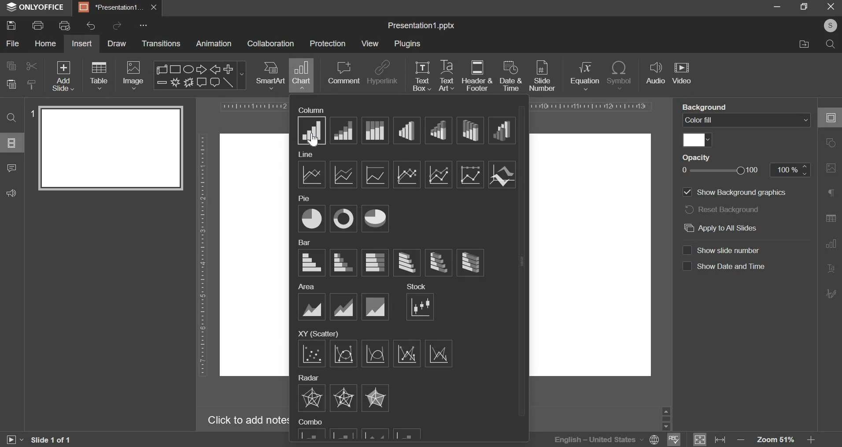  What do you see at coordinates (523, 261) in the screenshot?
I see `slider` at bounding box center [523, 261].